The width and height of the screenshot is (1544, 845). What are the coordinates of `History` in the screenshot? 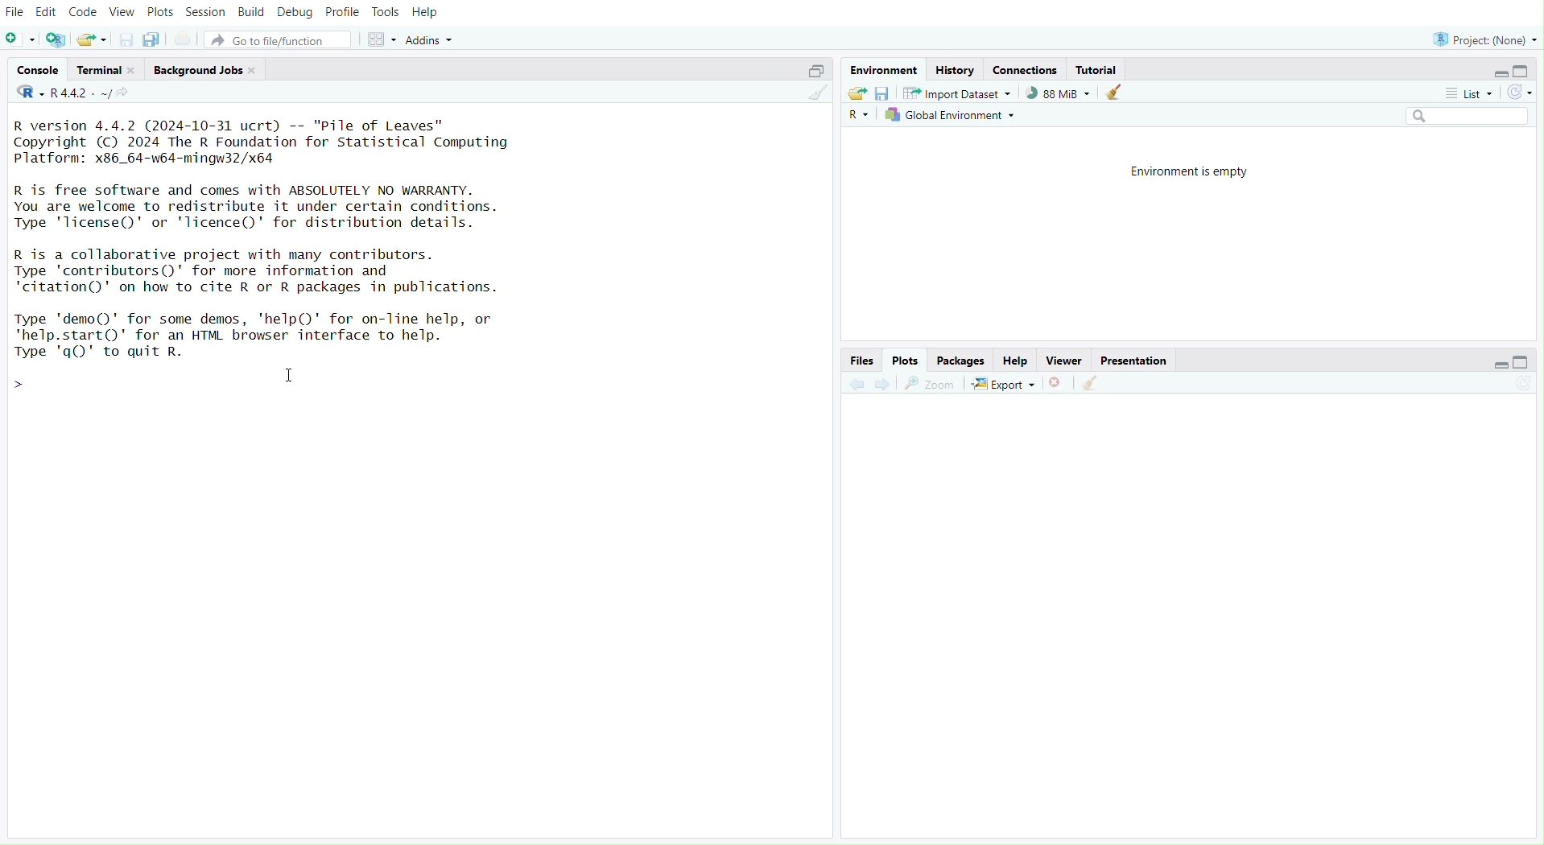 It's located at (956, 68).